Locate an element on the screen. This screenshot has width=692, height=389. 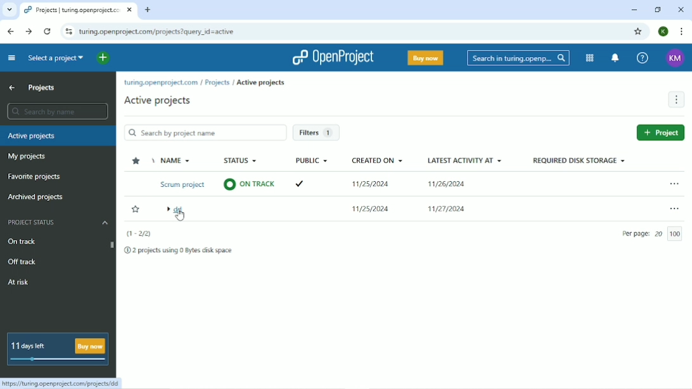
To notification center is located at coordinates (616, 58).